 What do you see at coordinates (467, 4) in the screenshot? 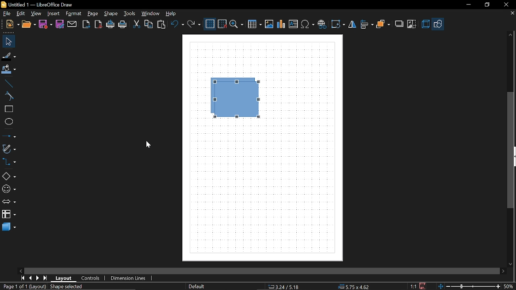
I see `Minimize` at bounding box center [467, 4].